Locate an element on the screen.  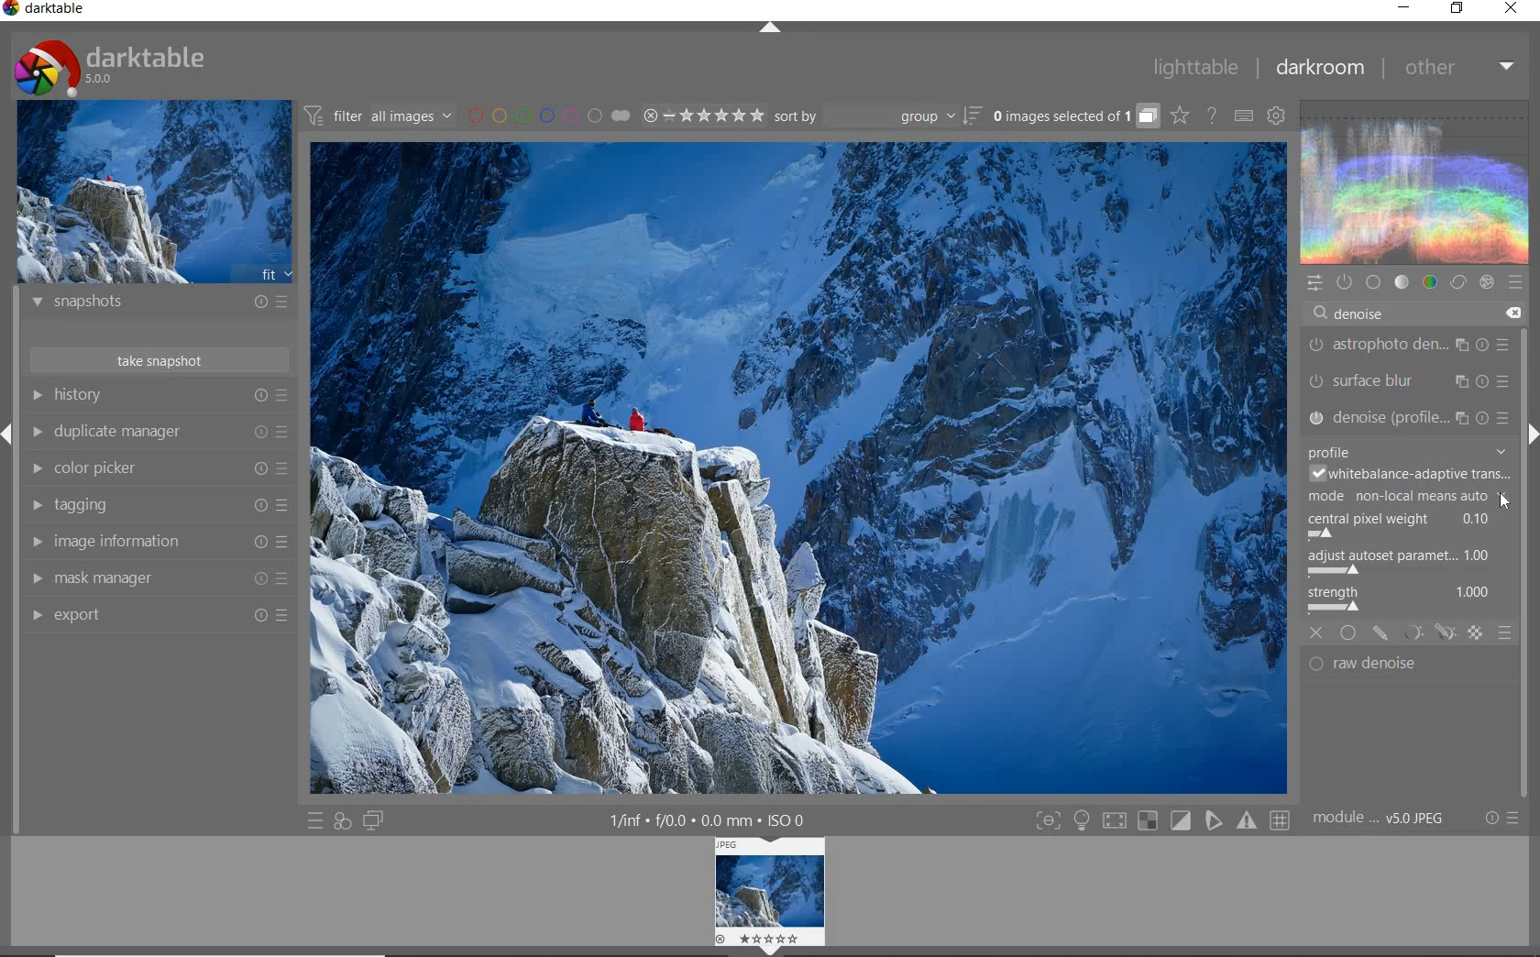
Darktable is located at coordinates (46, 12).